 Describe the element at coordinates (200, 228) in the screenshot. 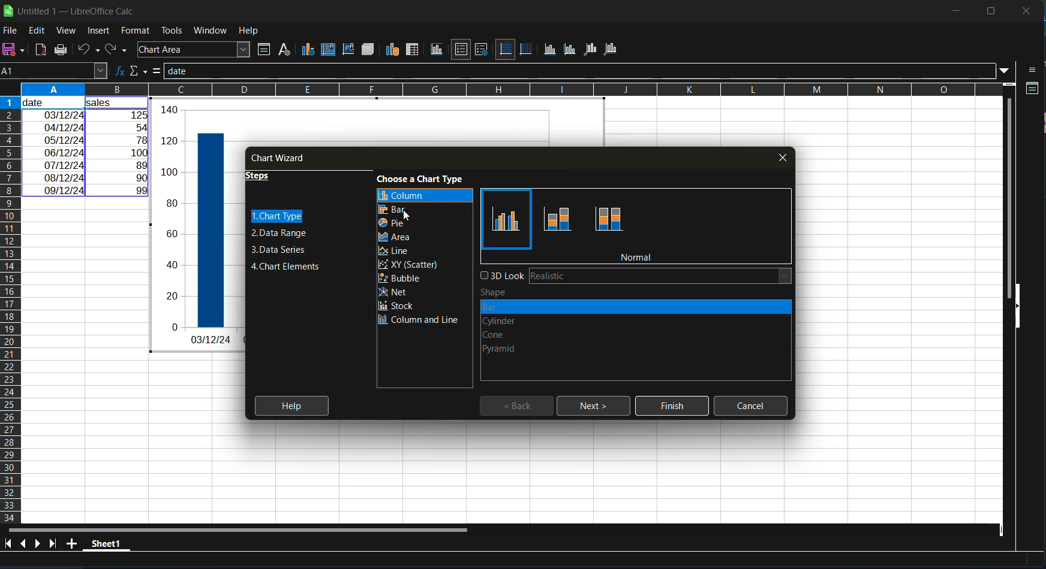

I see `generated graph` at that location.